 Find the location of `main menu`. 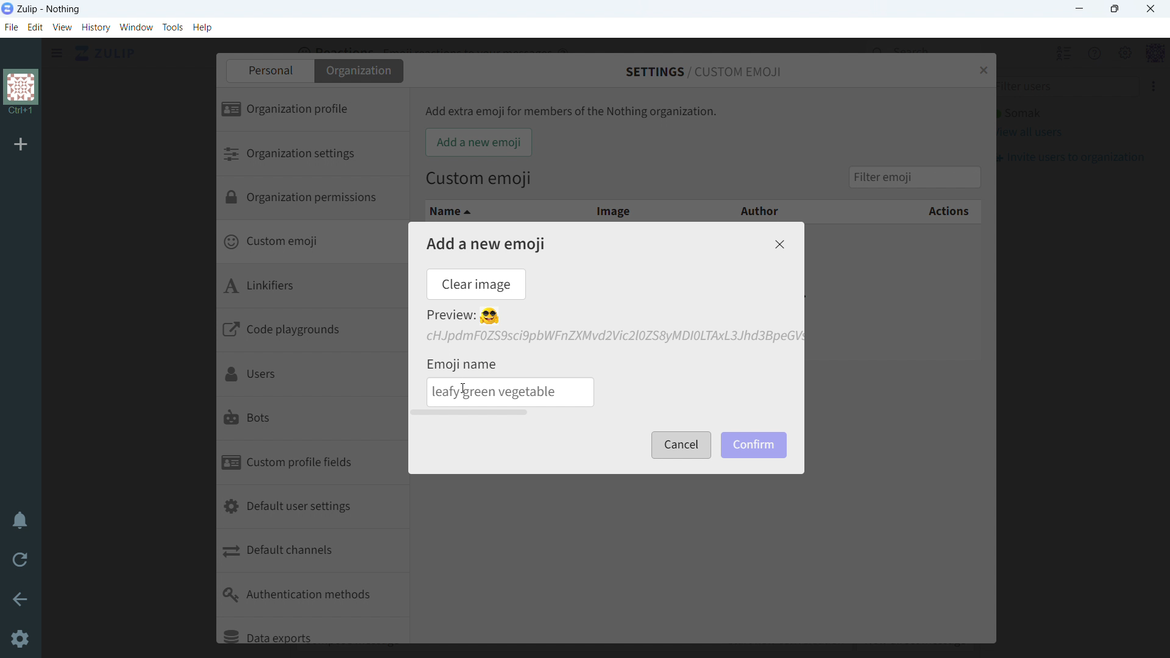

main menu is located at coordinates (1111, 52).